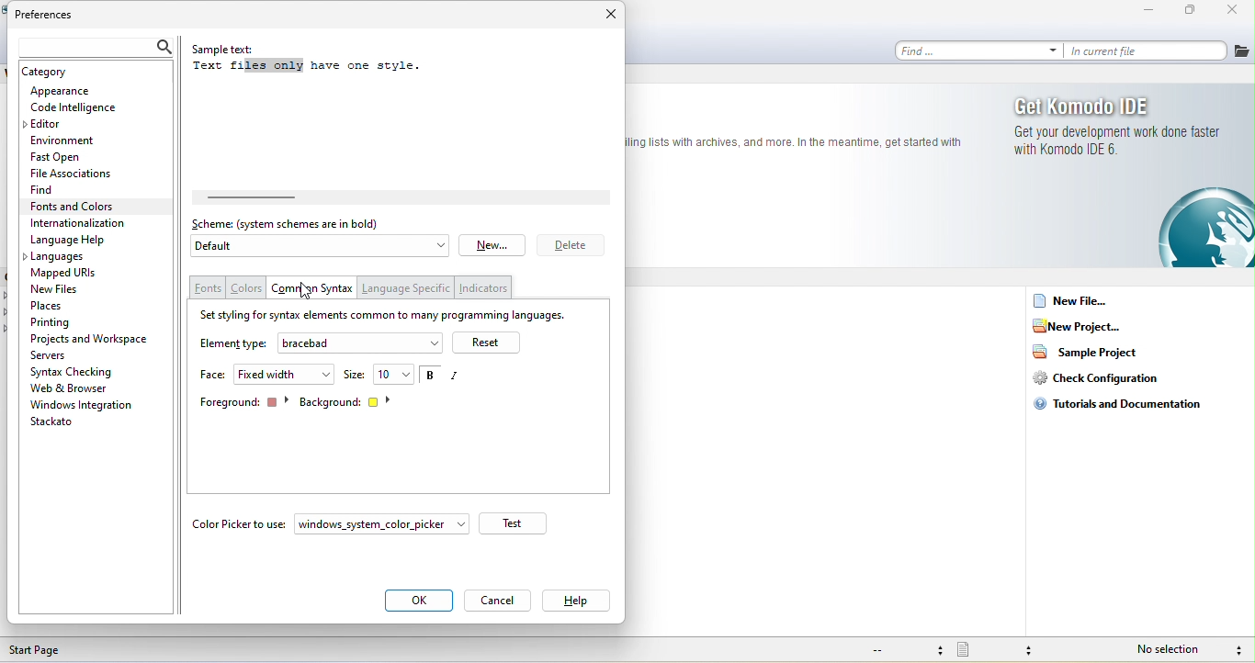  I want to click on catagory, so click(59, 72).